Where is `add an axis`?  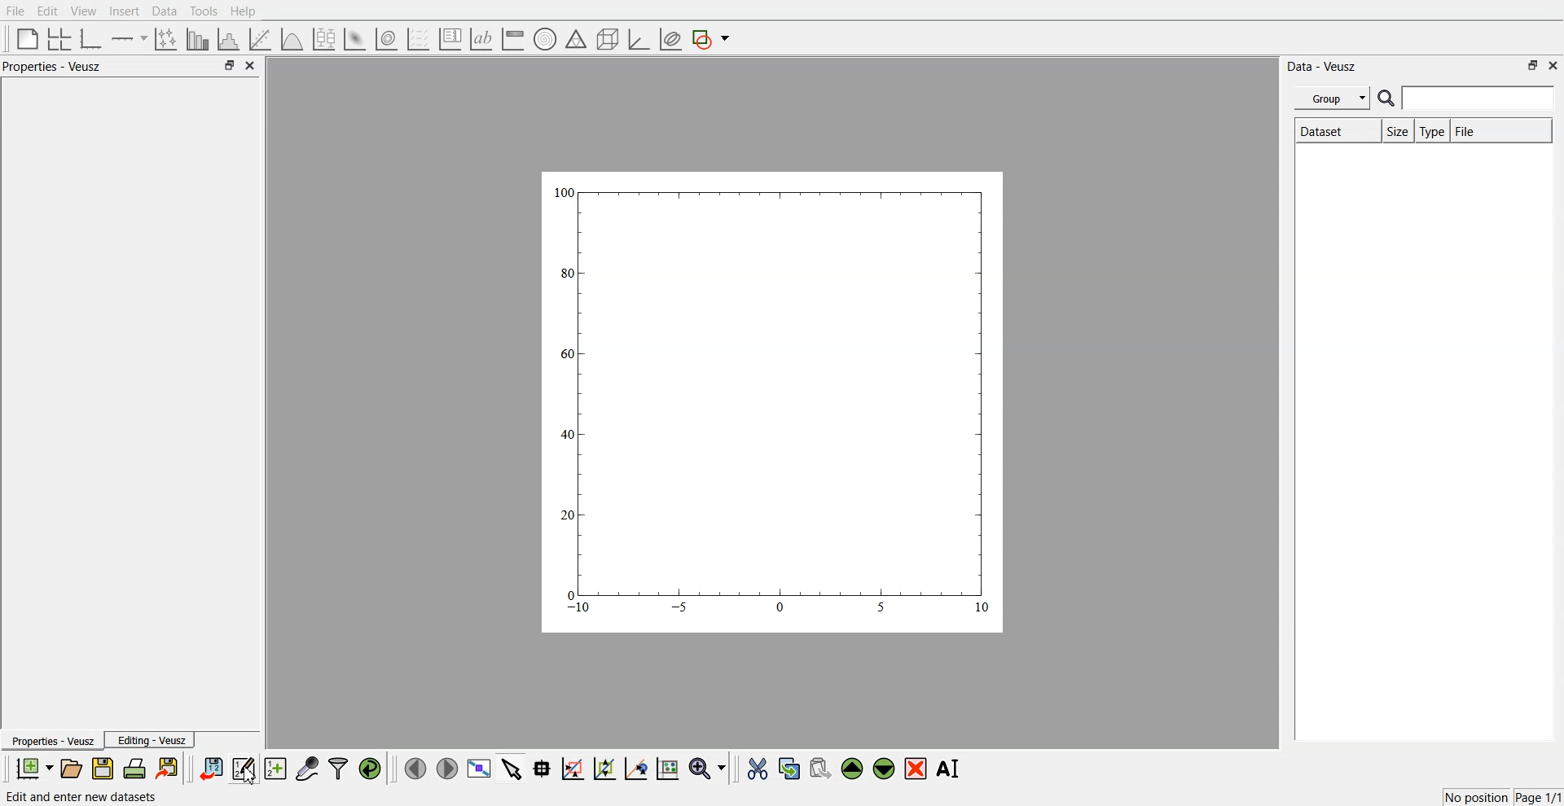 add an axis is located at coordinates (130, 38).